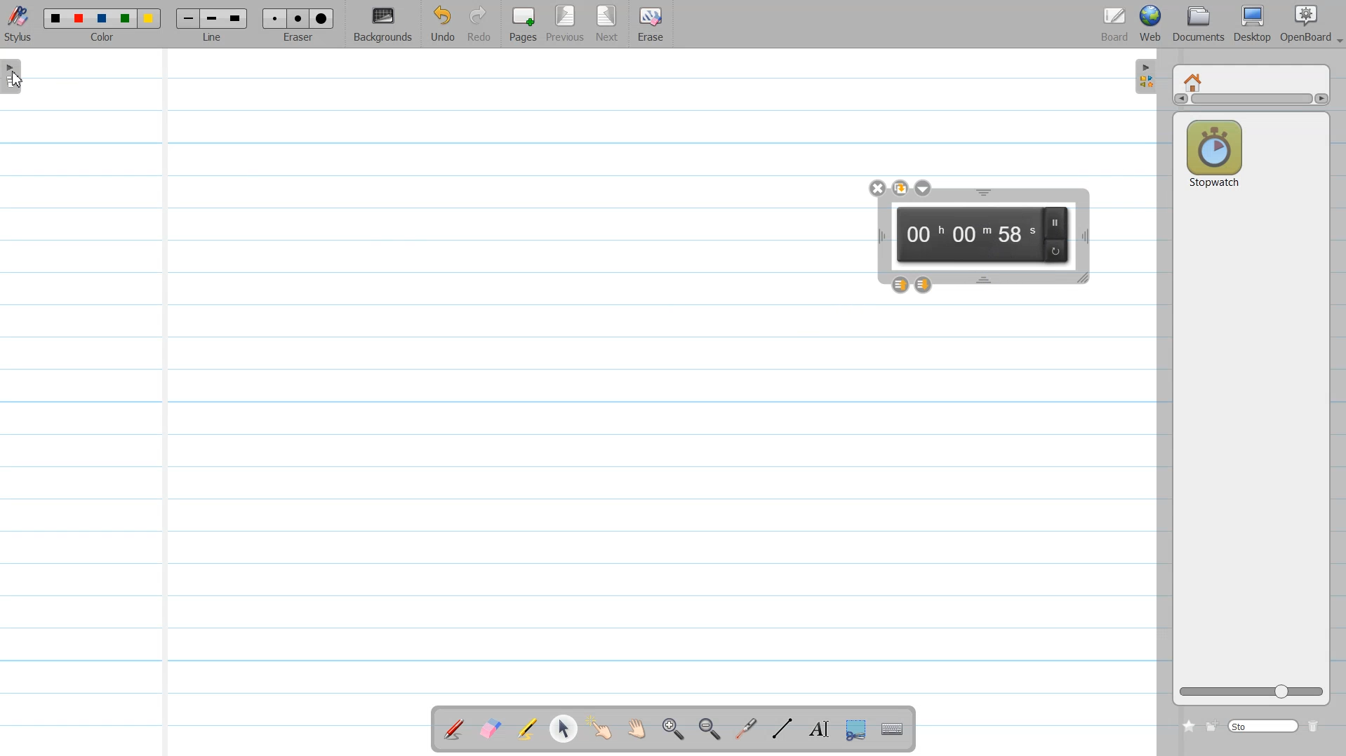  What do you see at coordinates (568, 25) in the screenshot?
I see `Previous` at bounding box center [568, 25].